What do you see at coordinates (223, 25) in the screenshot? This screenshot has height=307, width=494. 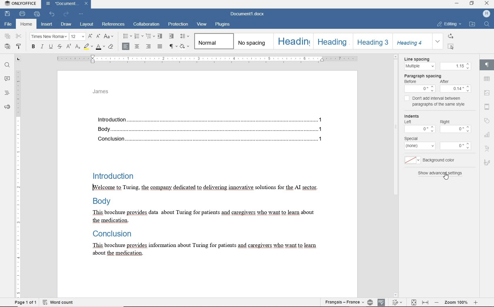 I see `plugins` at bounding box center [223, 25].